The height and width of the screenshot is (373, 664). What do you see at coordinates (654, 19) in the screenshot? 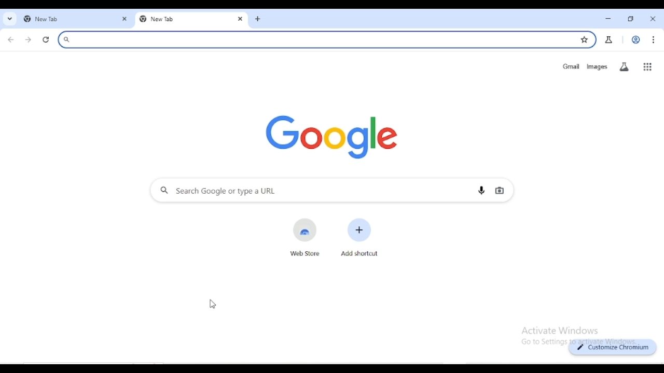
I see `close` at bounding box center [654, 19].